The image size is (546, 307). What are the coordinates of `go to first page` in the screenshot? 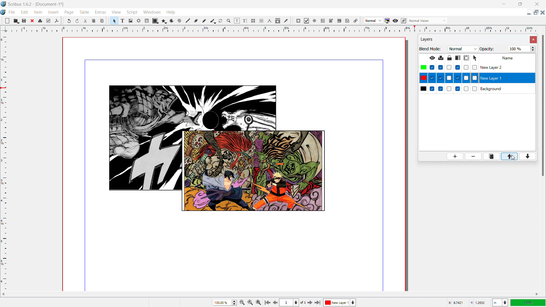 It's located at (267, 302).